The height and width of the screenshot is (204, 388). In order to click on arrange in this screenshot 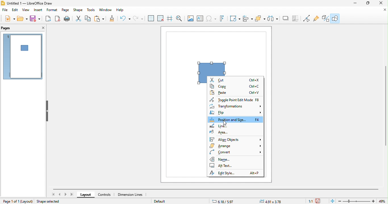, I will do `click(235, 146)`.